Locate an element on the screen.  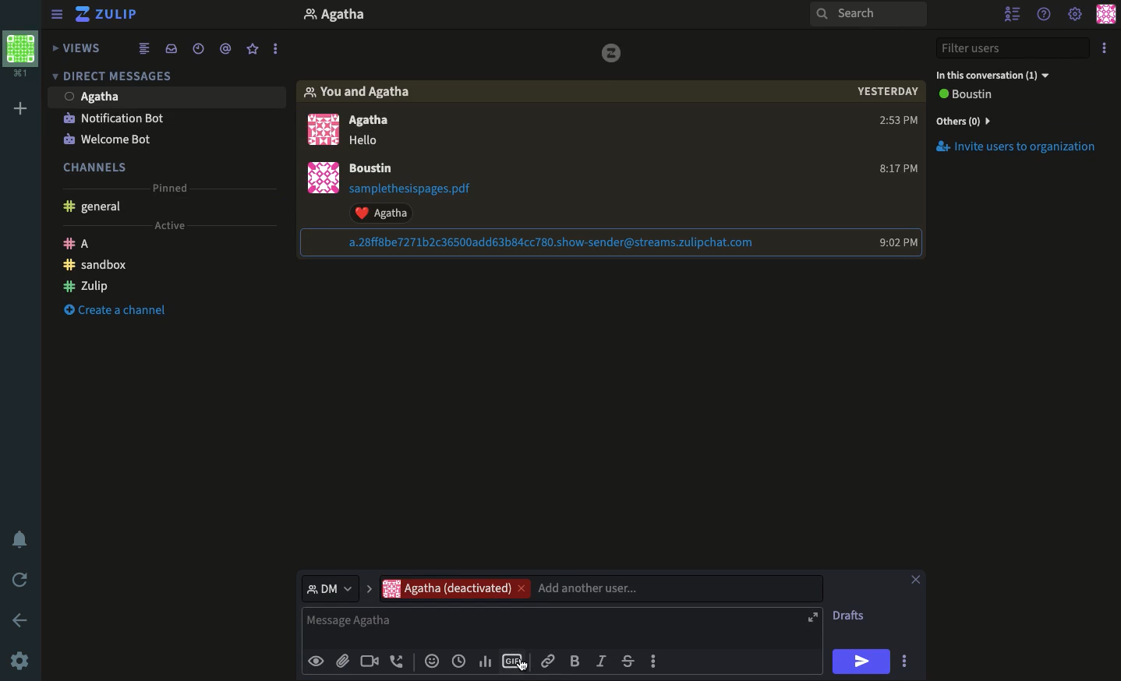
Filter users is located at coordinates (1013, 49).